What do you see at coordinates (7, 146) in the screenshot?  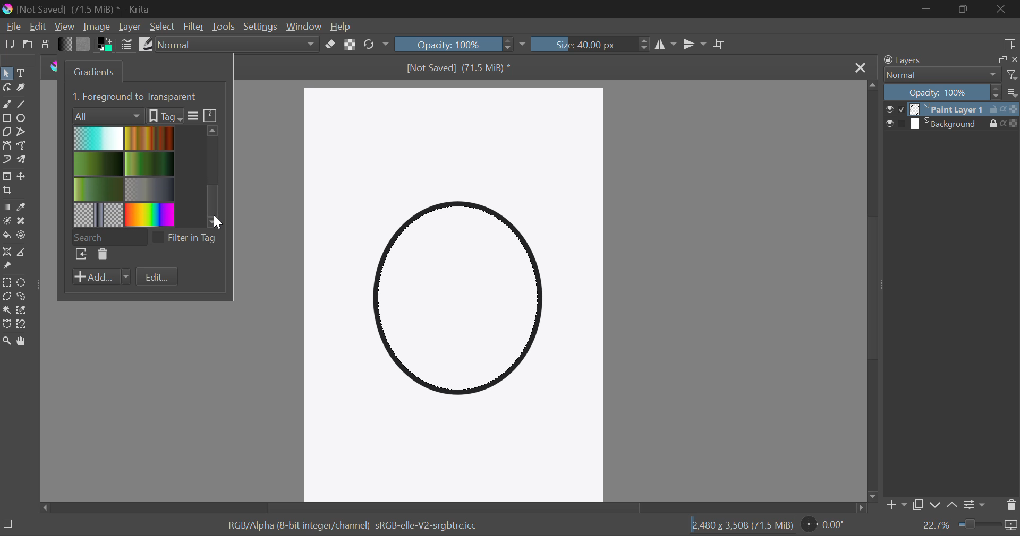 I see `Bezier Curve` at bounding box center [7, 146].